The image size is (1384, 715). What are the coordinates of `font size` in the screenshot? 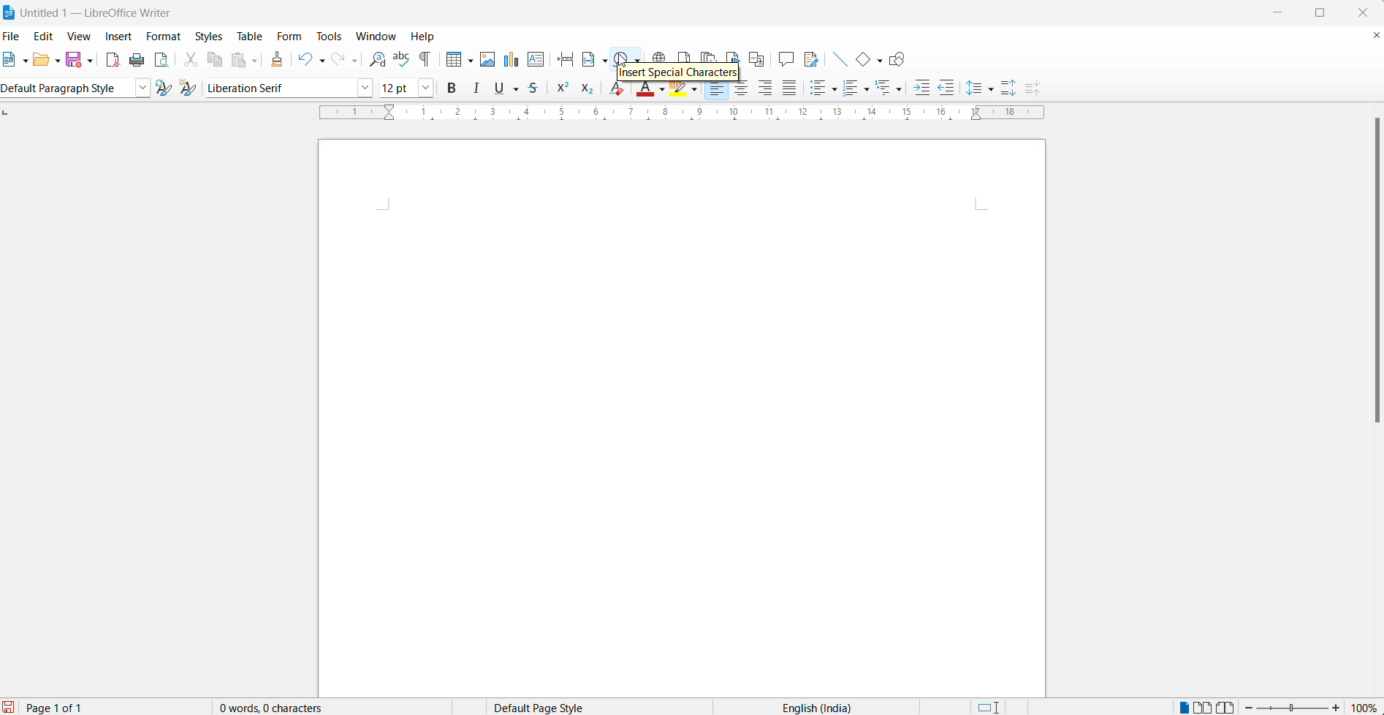 It's located at (398, 87).